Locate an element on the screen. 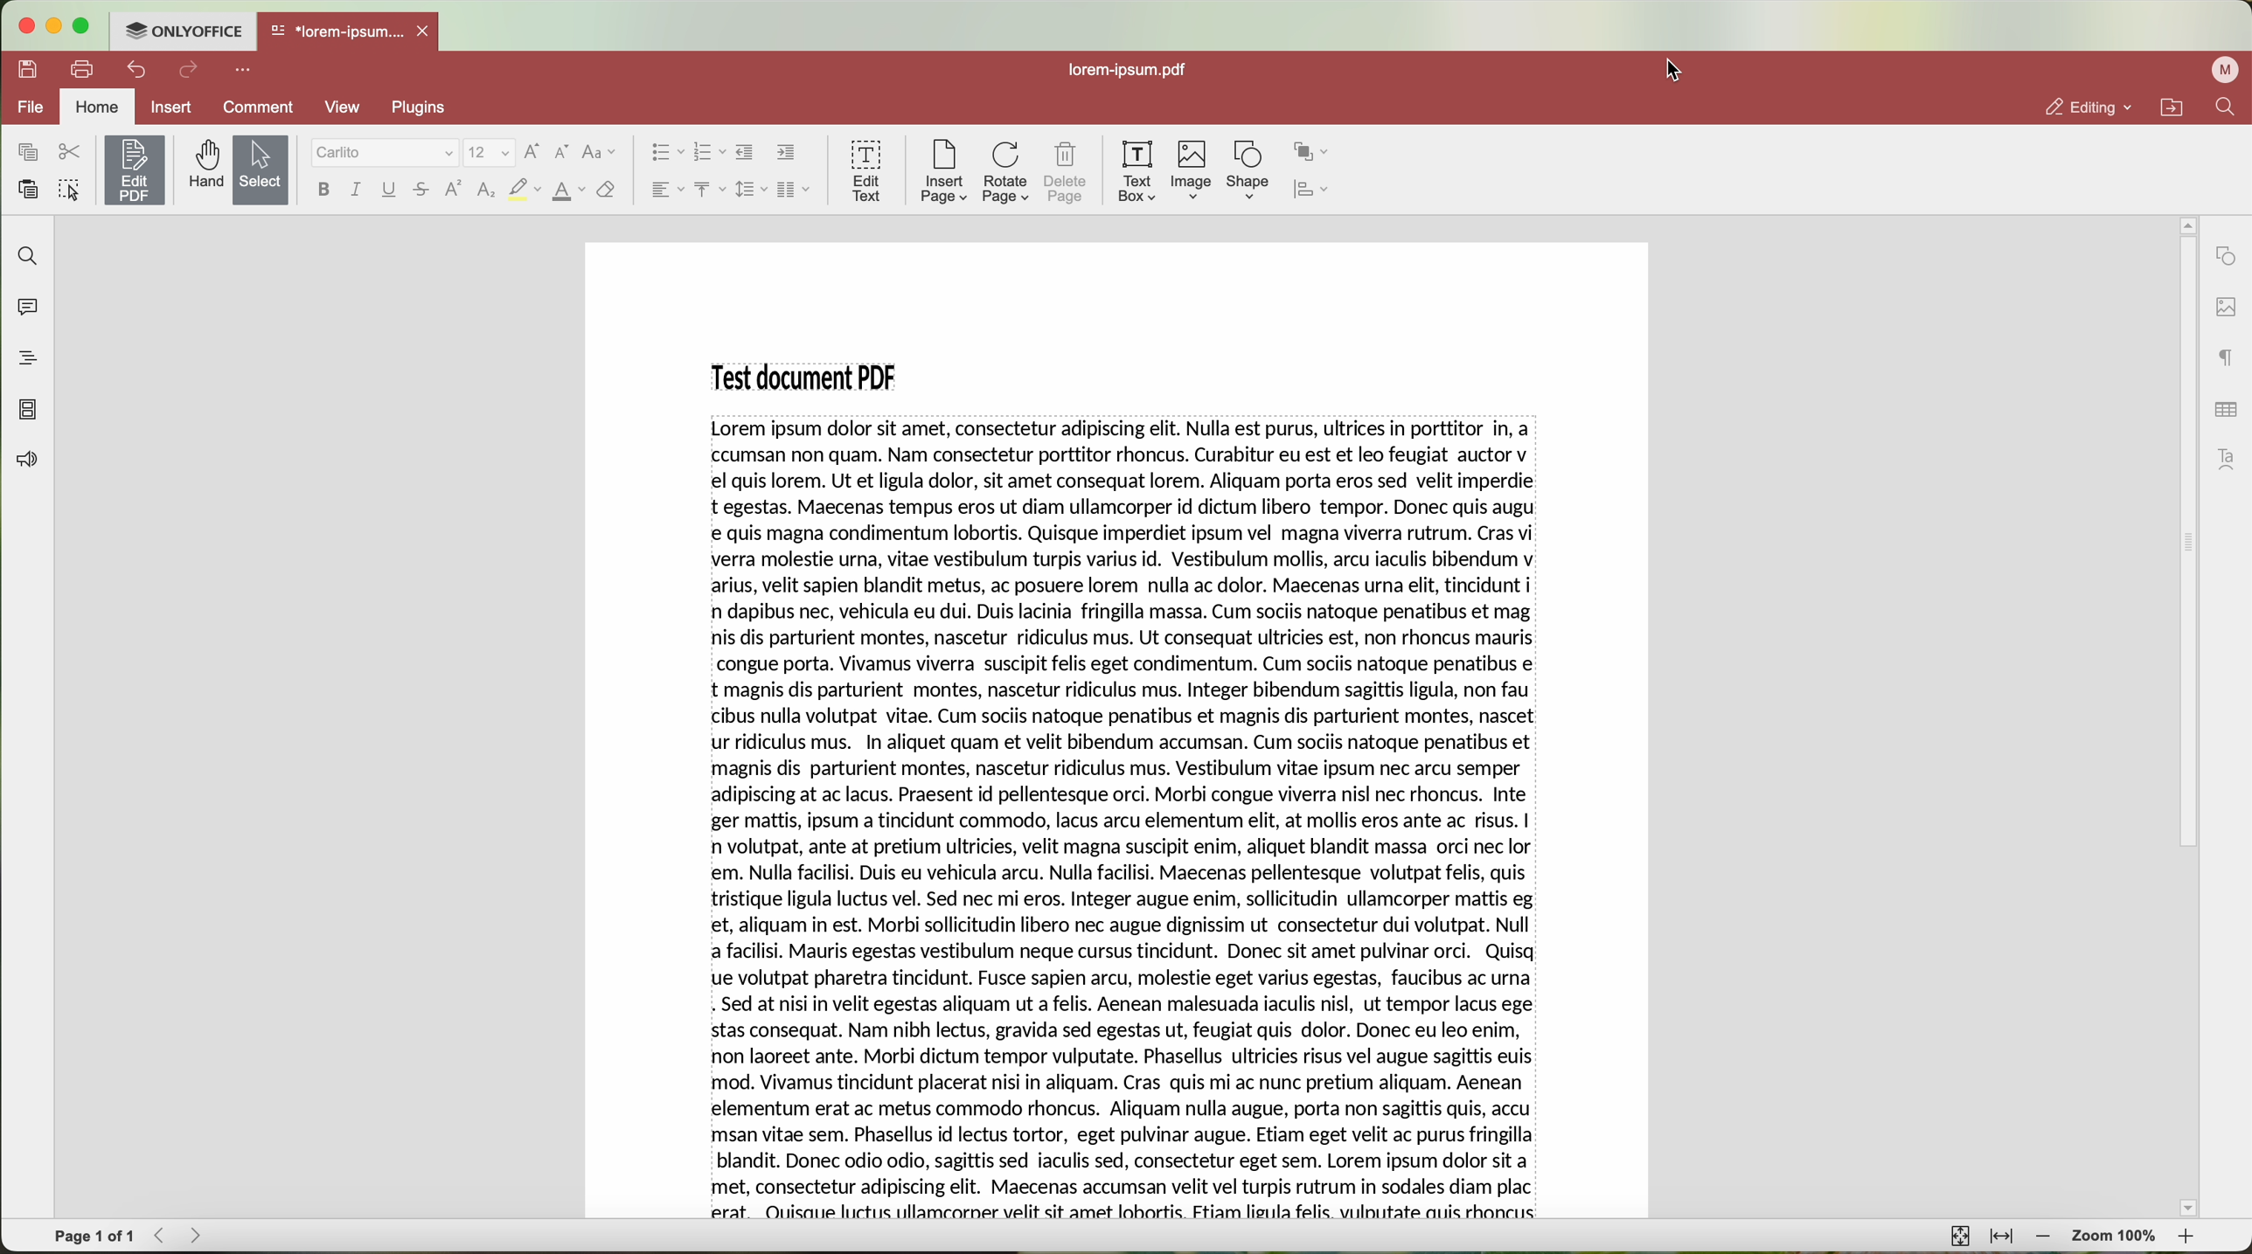 Image resolution: width=2252 pixels, height=1254 pixels. close program is located at coordinates (29, 24).